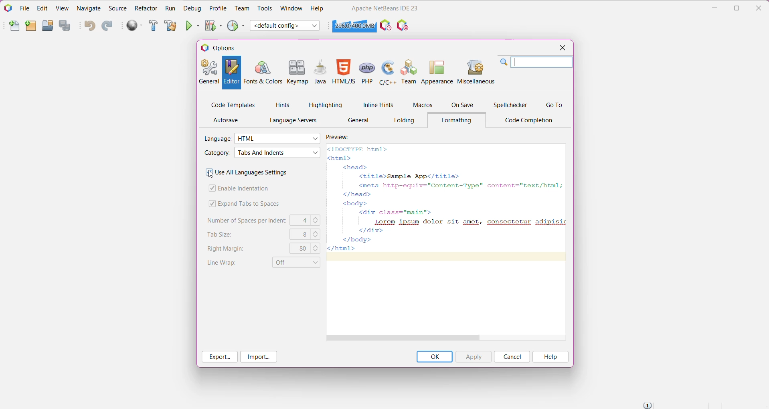 This screenshot has height=409, width=769. I want to click on Java, so click(322, 73).